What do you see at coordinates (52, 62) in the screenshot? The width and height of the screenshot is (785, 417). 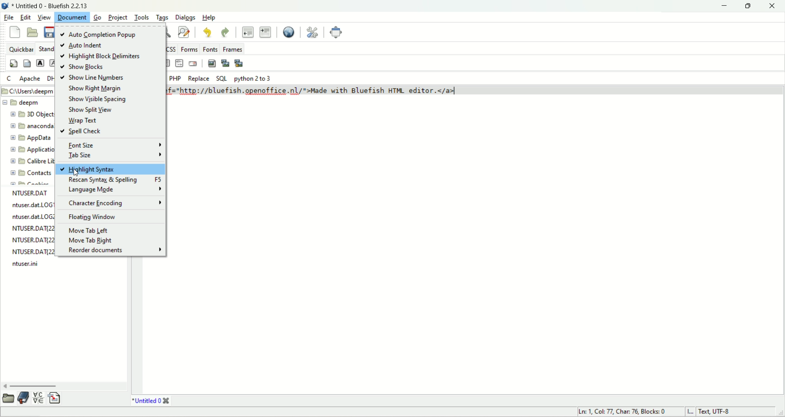 I see `emphasize` at bounding box center [52, 62].